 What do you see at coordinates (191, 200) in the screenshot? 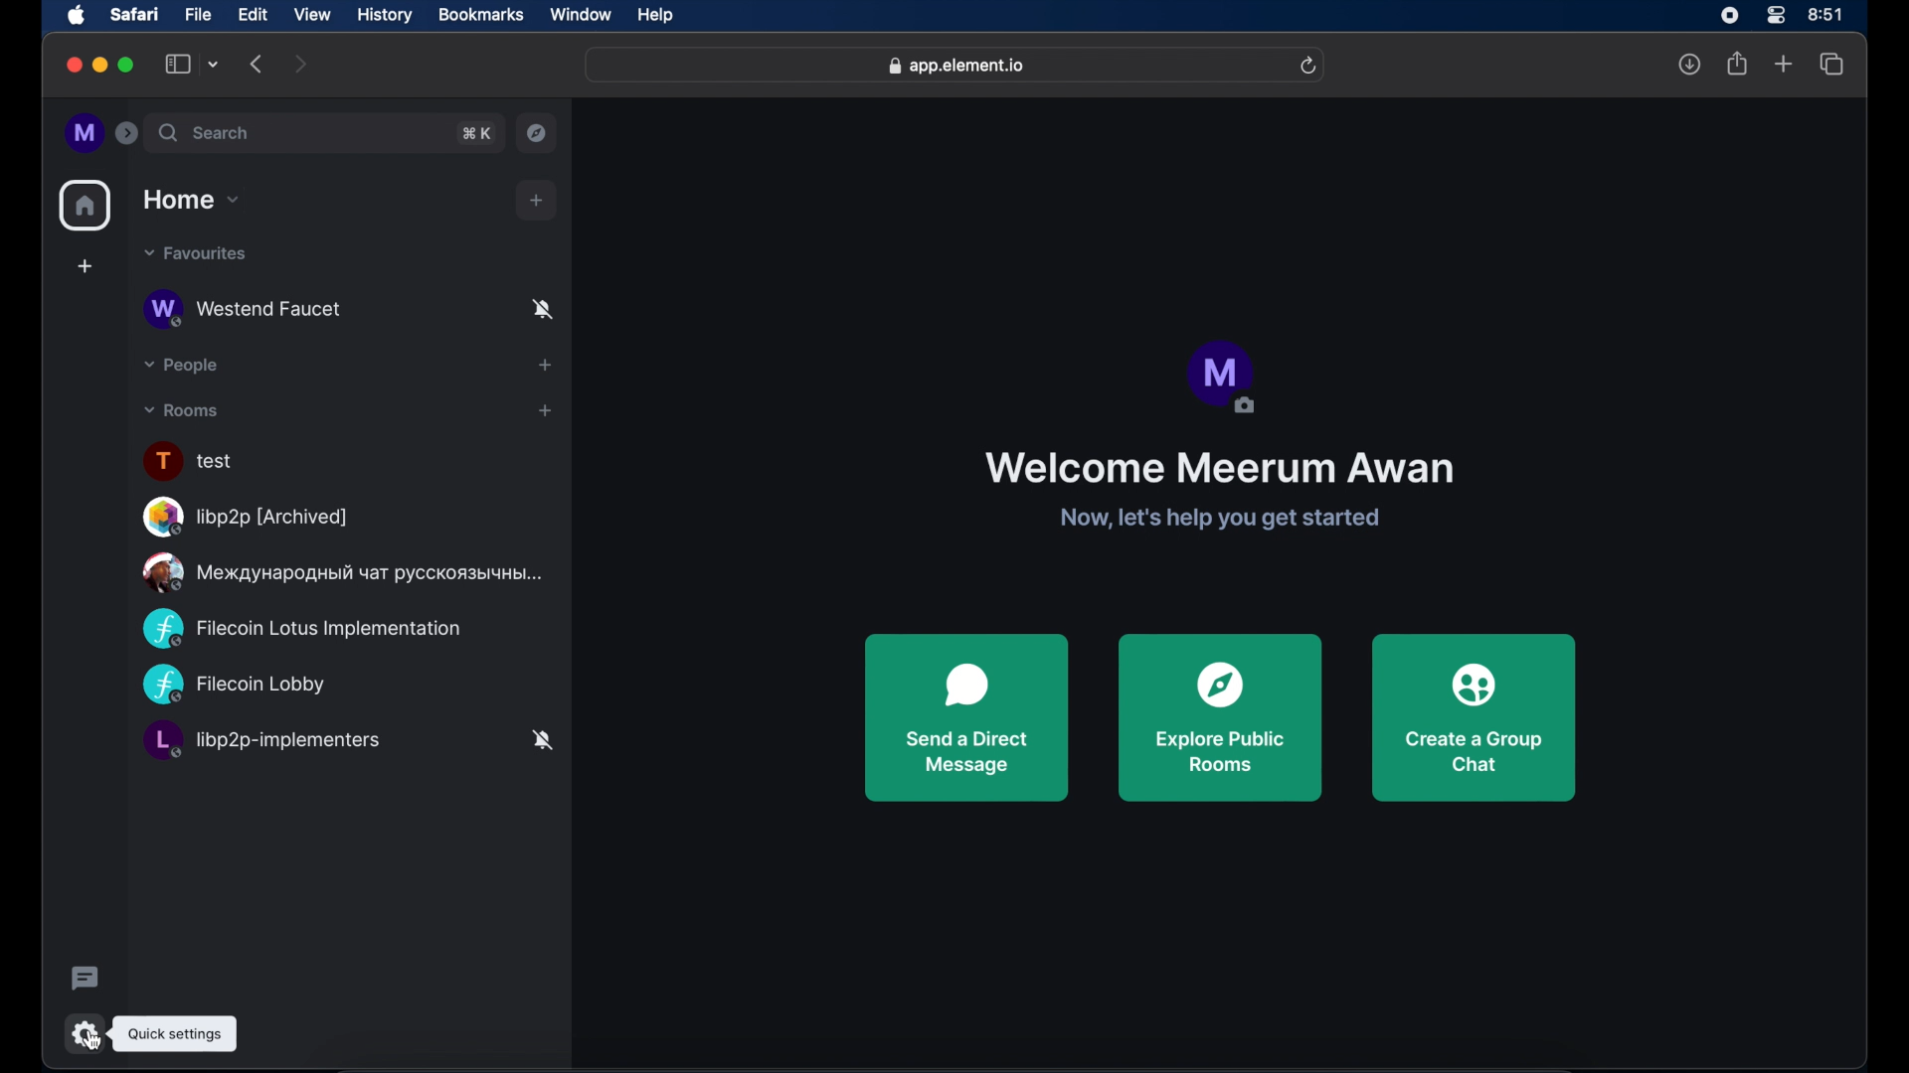
I see `home dropdown` at bounding box center [191, 200].